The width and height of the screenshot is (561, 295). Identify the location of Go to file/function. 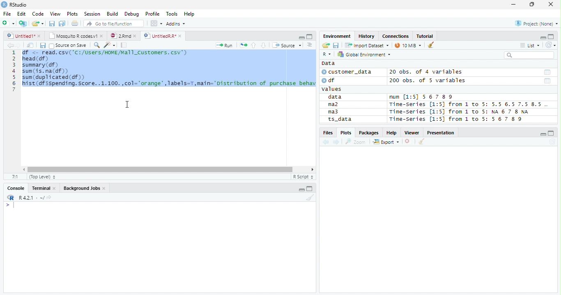
(113, 24).